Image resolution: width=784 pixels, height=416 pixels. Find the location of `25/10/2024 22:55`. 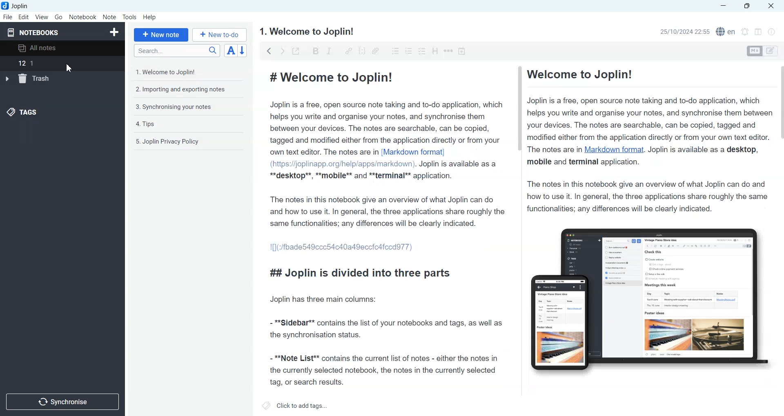

25/10/2024 22:55 is located at coordinates (684, 31).